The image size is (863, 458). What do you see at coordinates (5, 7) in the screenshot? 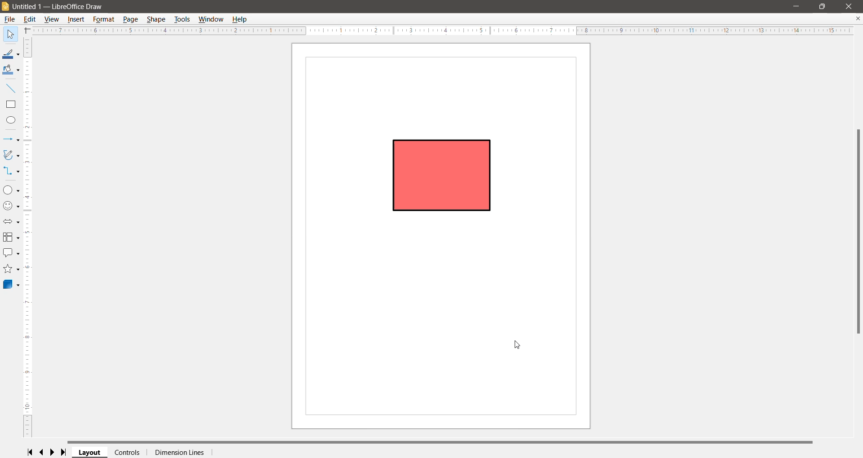
I see `Application Logo` at bounding box center [5, 7].